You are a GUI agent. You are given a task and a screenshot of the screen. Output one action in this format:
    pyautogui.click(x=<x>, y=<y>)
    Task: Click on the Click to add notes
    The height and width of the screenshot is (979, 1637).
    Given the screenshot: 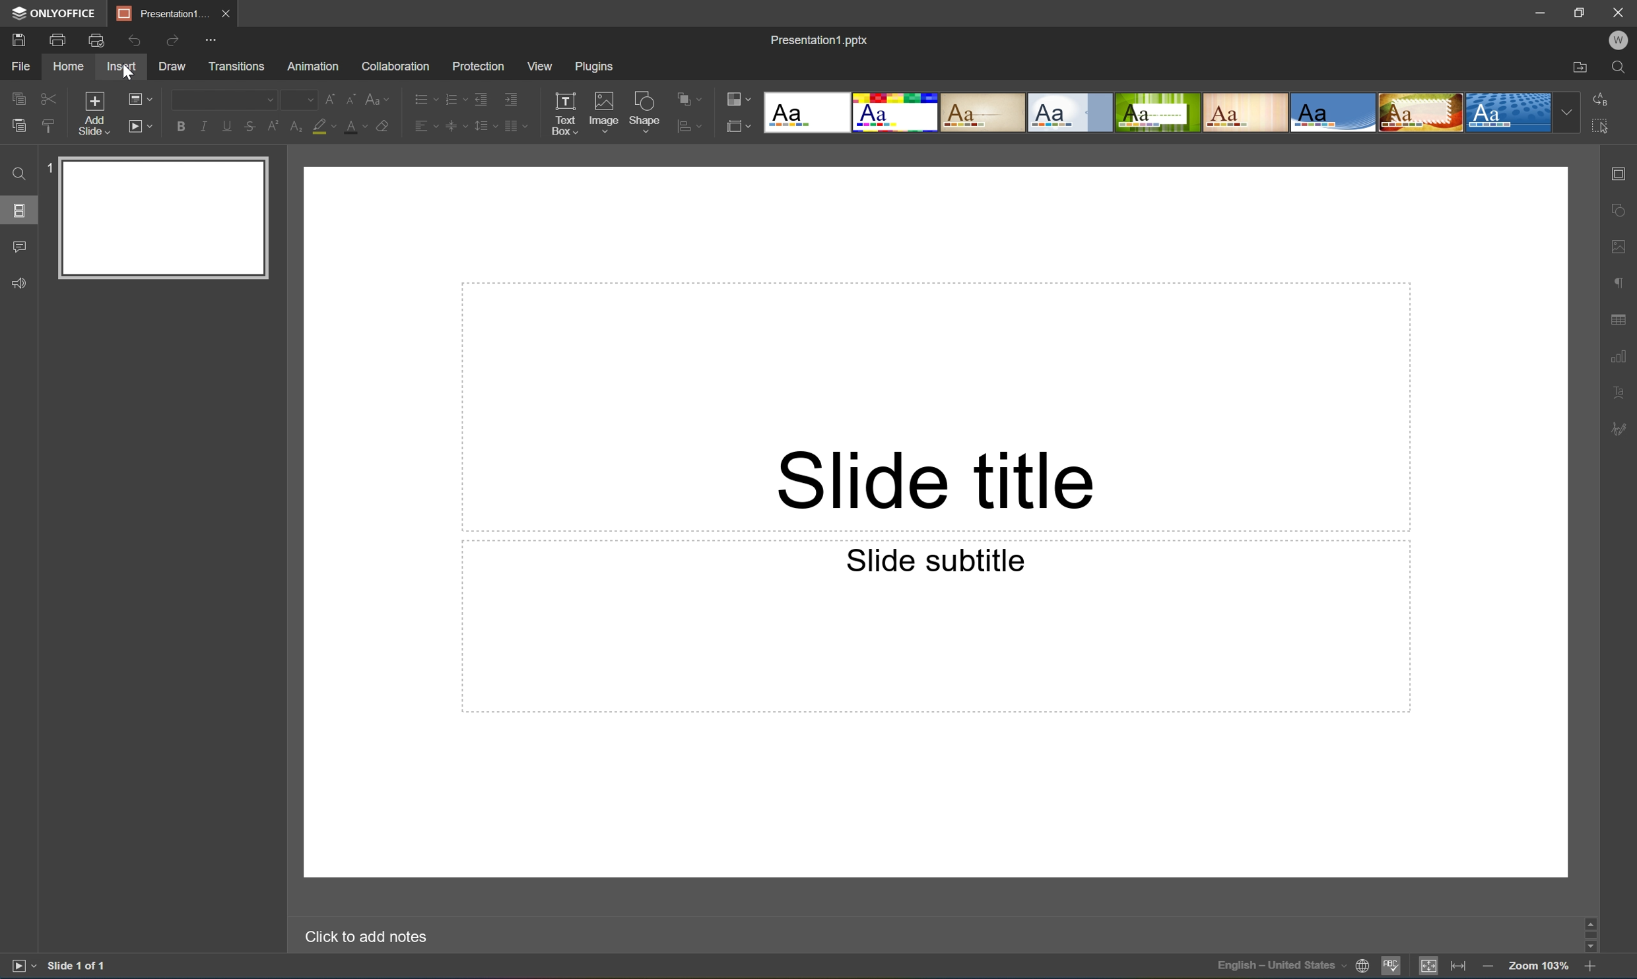 What is the action you would take?
    pyautogui.click(x=370, y=937)
    